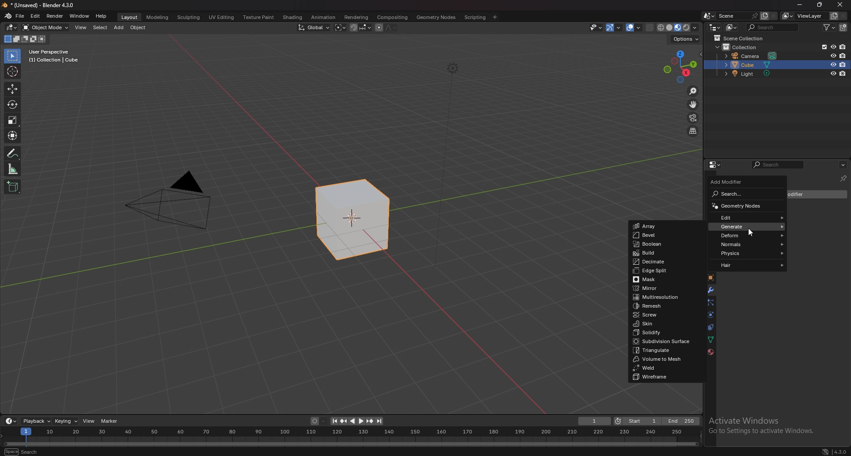 The height and width of the screenshot is (456, 851). Describe the element at coordinates (12, 154) in the screenshot. I see `annotate` at that location.